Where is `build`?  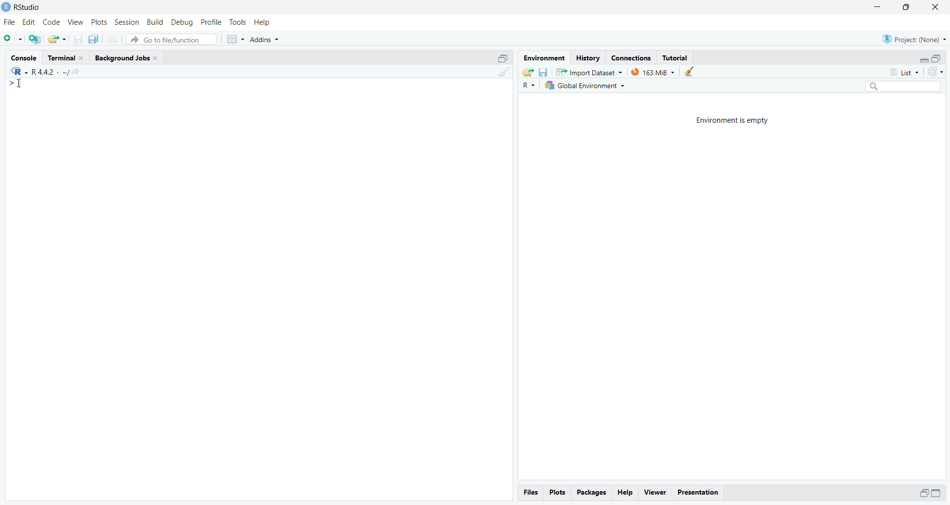 build is located at coordinates (155, 22).